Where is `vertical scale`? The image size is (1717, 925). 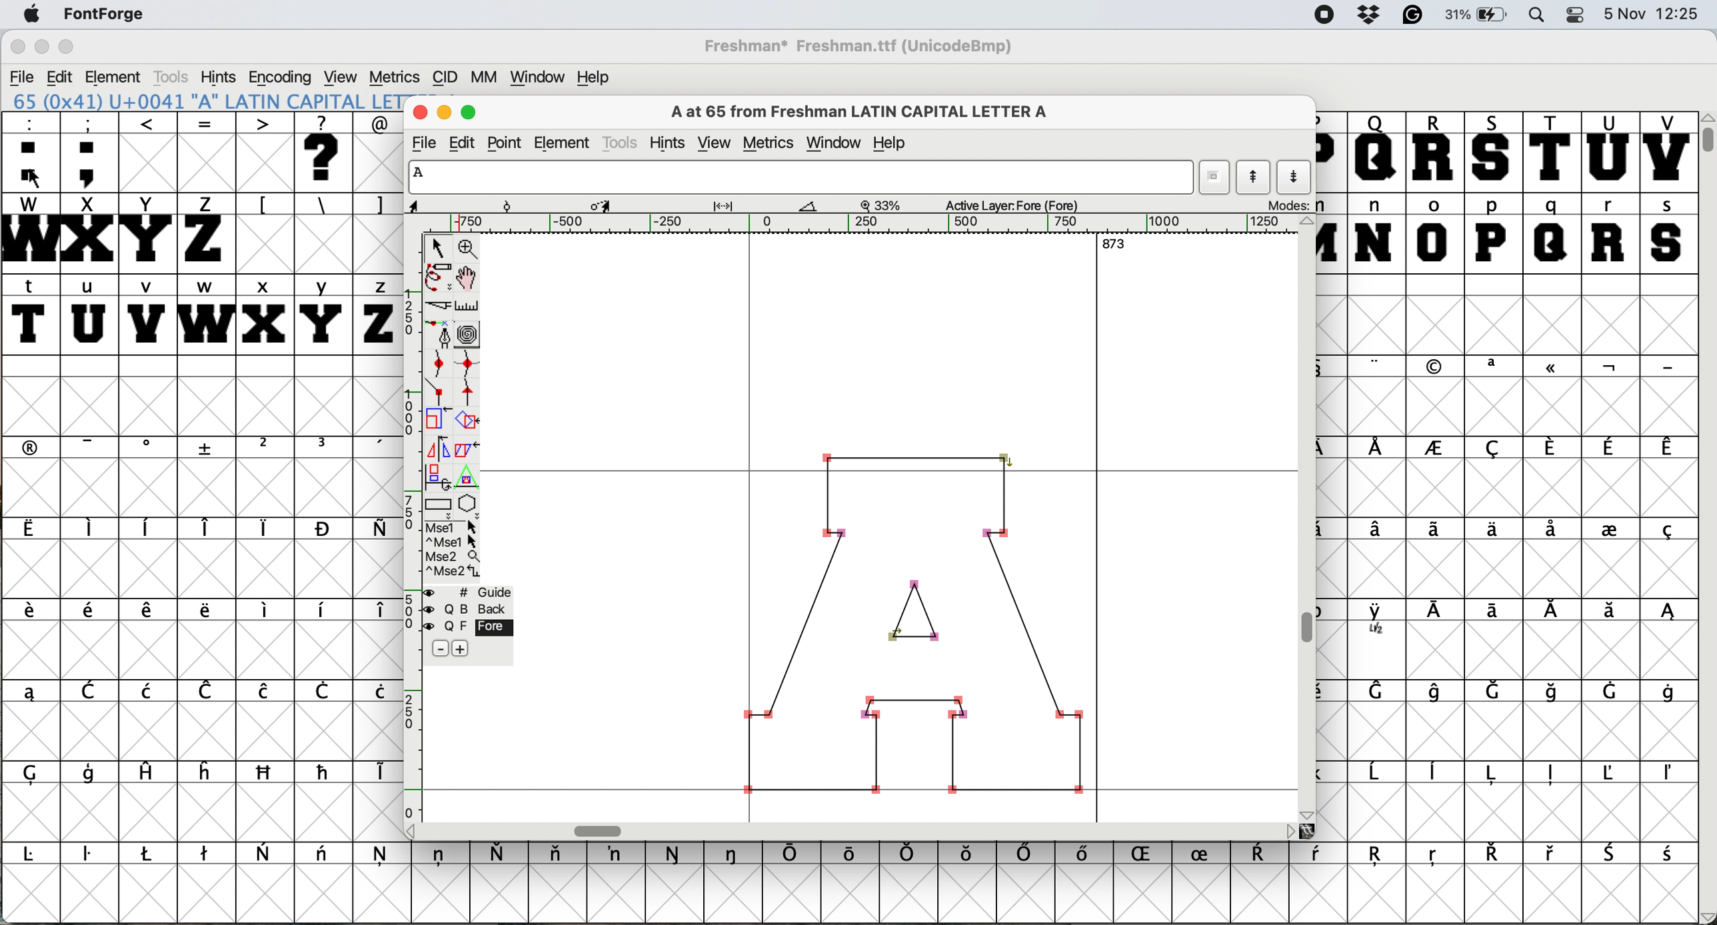 vertical scale is located at coordinates (407, 533).